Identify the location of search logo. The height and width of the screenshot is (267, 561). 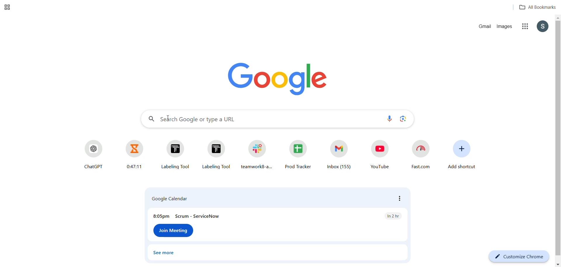
(151, 120).